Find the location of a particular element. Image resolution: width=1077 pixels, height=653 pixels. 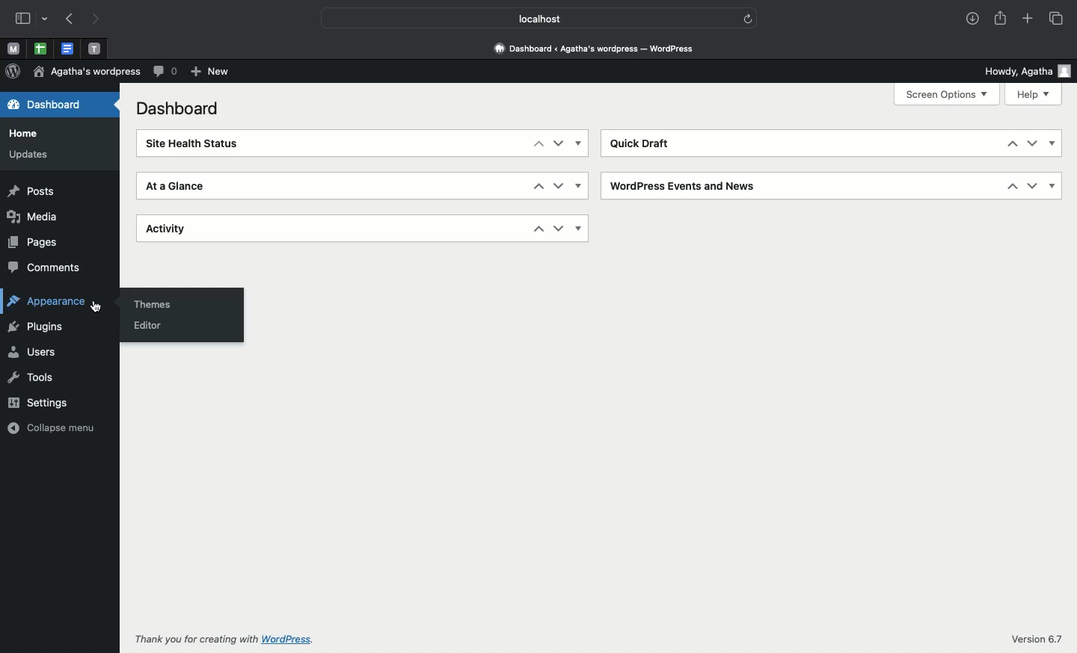

Comments is located at coordinates (165, 71).